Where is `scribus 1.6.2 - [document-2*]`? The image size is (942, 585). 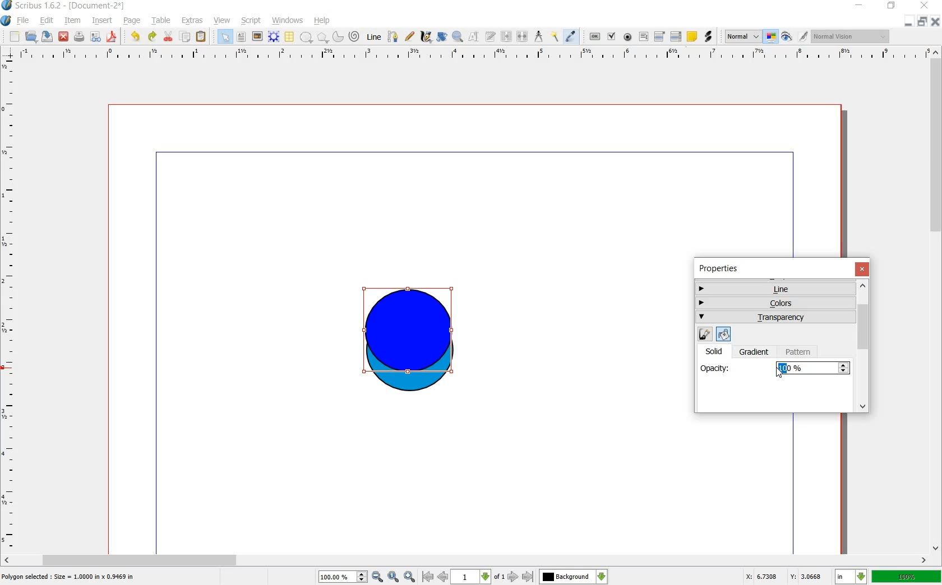 scribus 1.6.2 - [document-2*] is located at coordinates (72, 6).